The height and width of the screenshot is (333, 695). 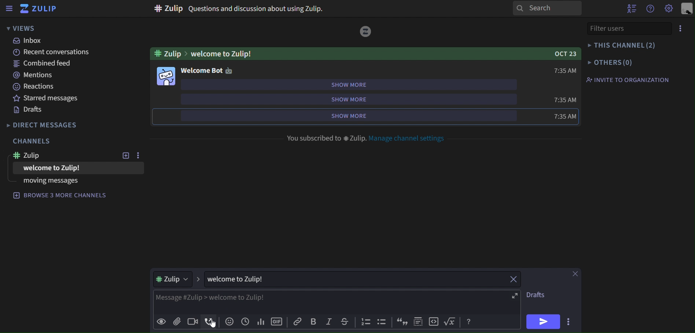 What do you see at coordinates (566, 321) in the screenshot?
I see `more aactions` at bounding box center [566, 321].